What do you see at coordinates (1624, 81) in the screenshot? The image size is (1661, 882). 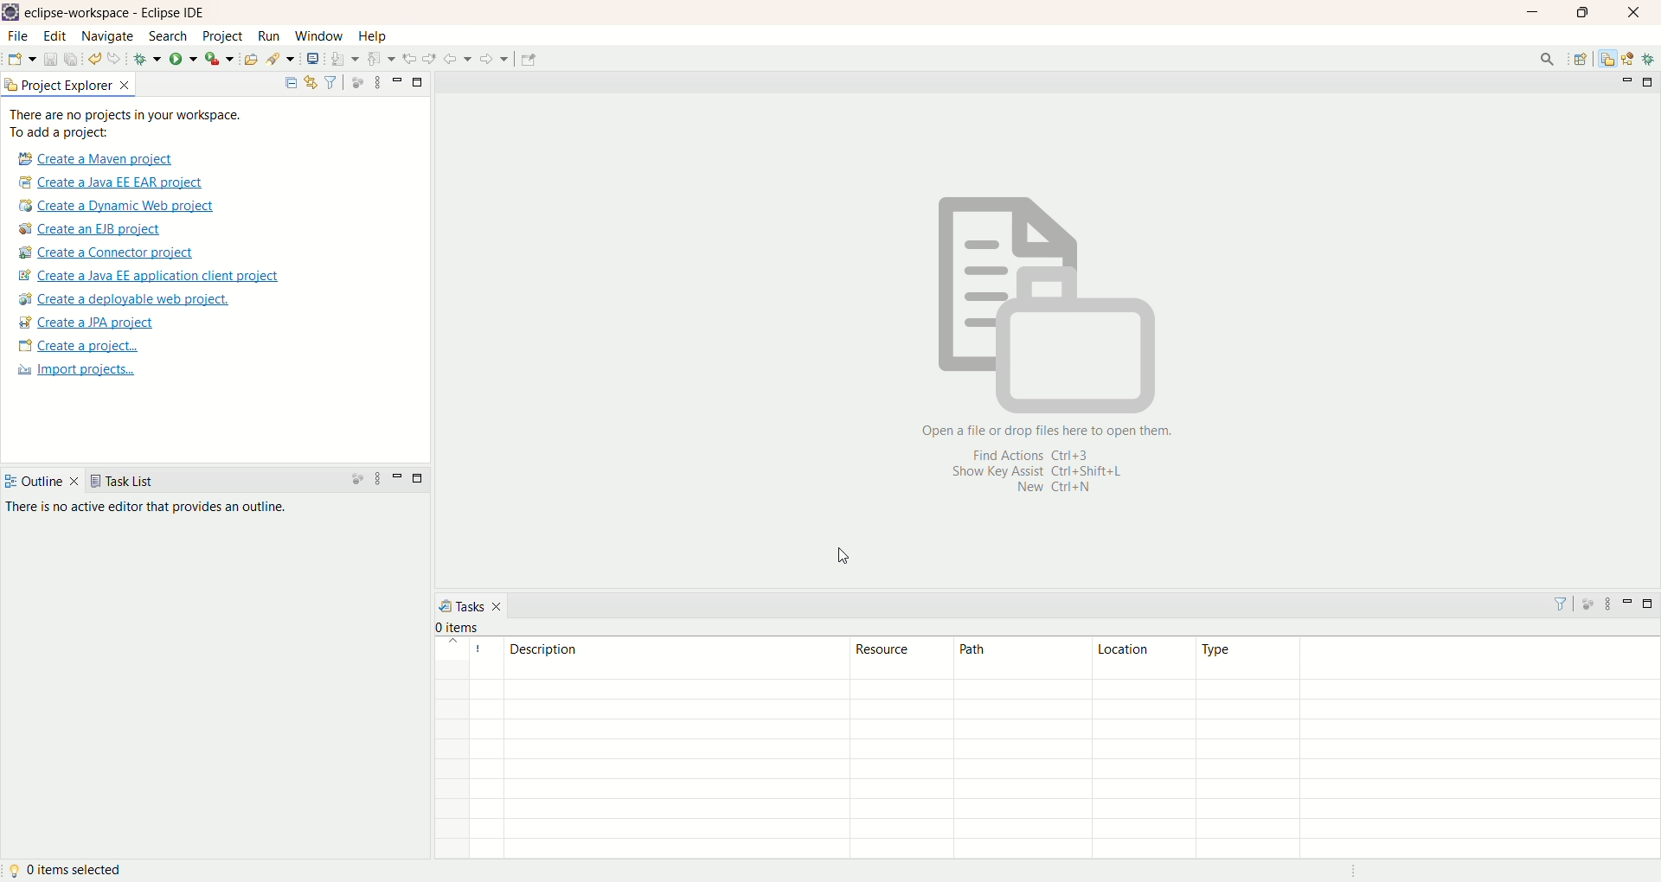 I see `minimize` at bounding box center [1624, 81].